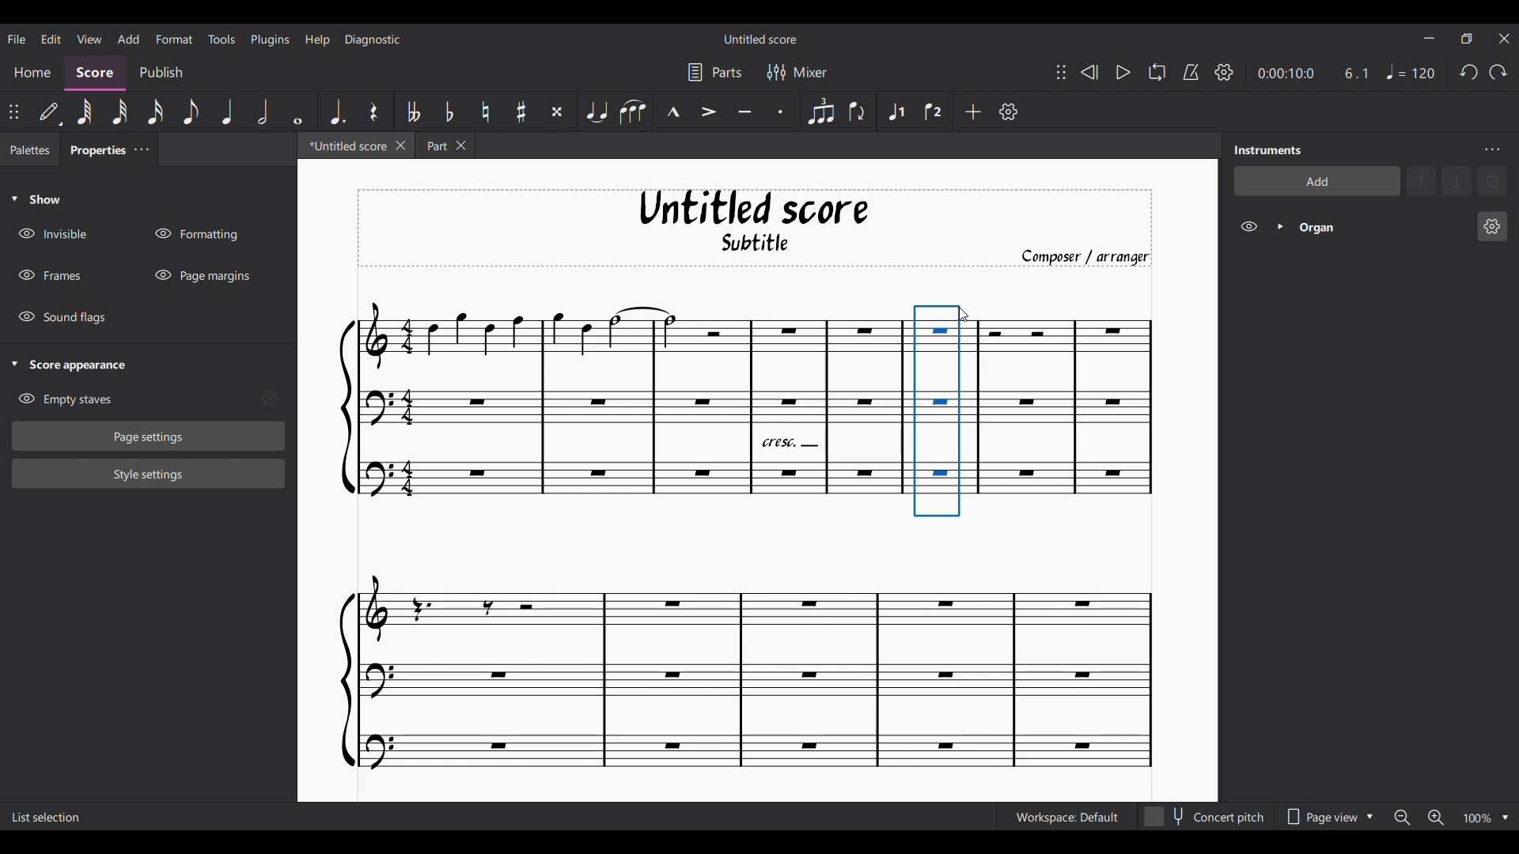 This screenshot has height=854, width=1519. Describe the element at coordinates (36, 198) in the screenshot. I see `Collapse Show` at that location.